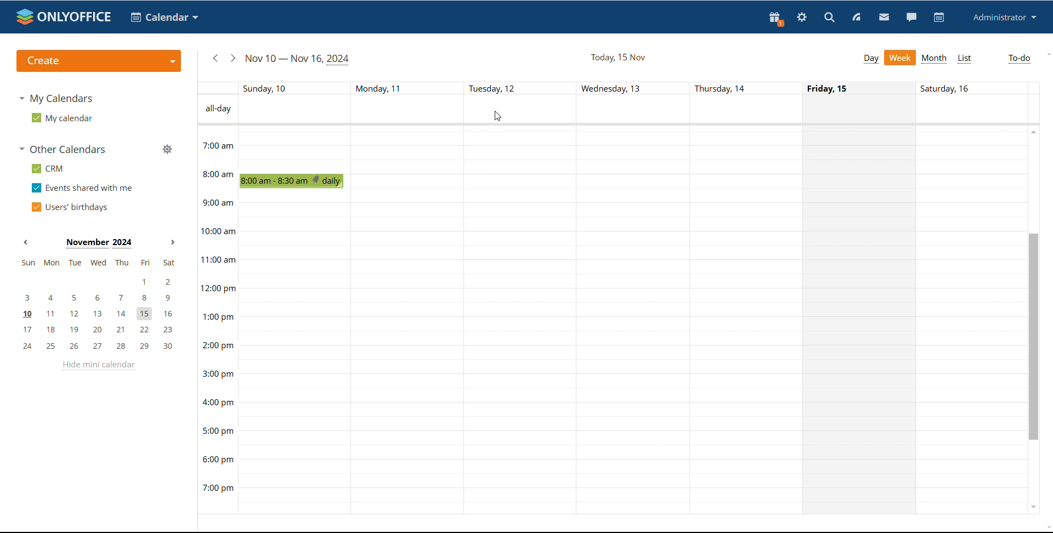 This screenshot has height=533, width=1053. Describe the element at coordinates (271, 88) in the screenshot. I see `individual day` at that location.